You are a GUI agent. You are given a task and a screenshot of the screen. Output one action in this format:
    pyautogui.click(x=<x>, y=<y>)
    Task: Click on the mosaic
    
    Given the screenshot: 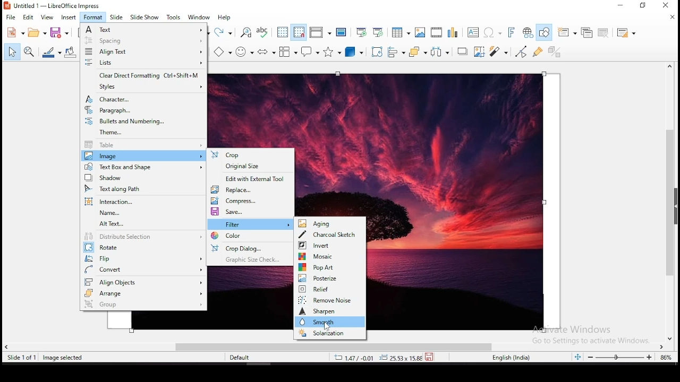 What is the action you would take?
    pyautogui.click(x=329, y=257)
    